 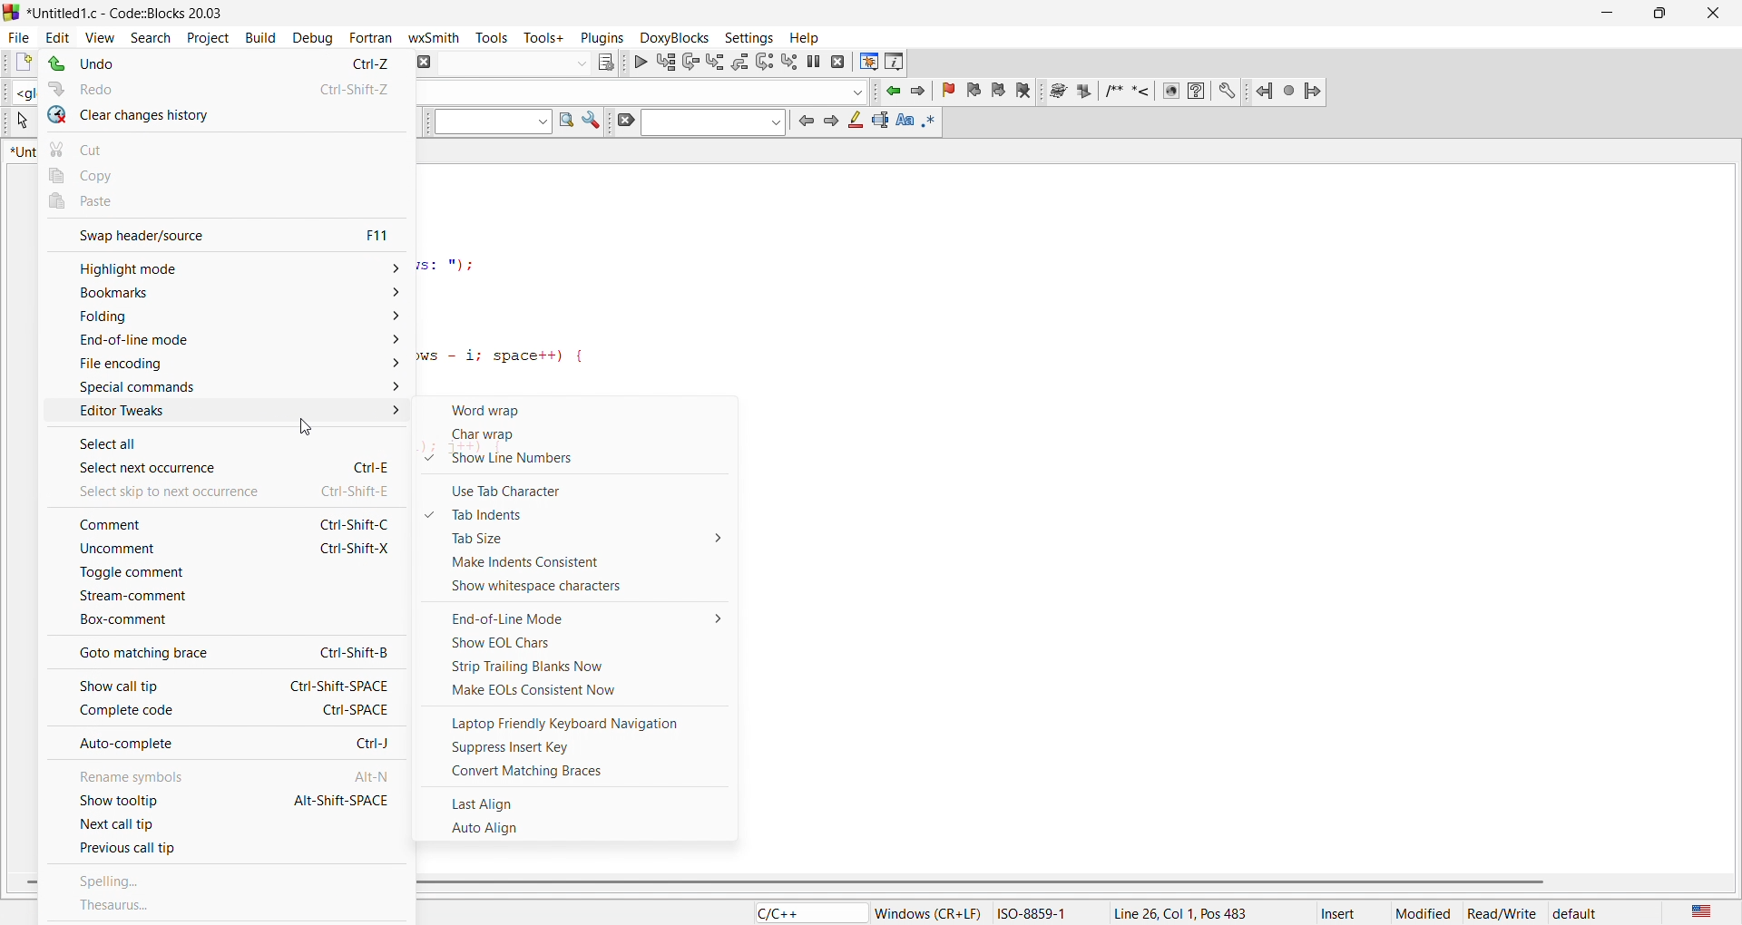 What do you see at coordinates (624, 121) in the screenshot?
I see `icon` at bounding box center [624, 121].